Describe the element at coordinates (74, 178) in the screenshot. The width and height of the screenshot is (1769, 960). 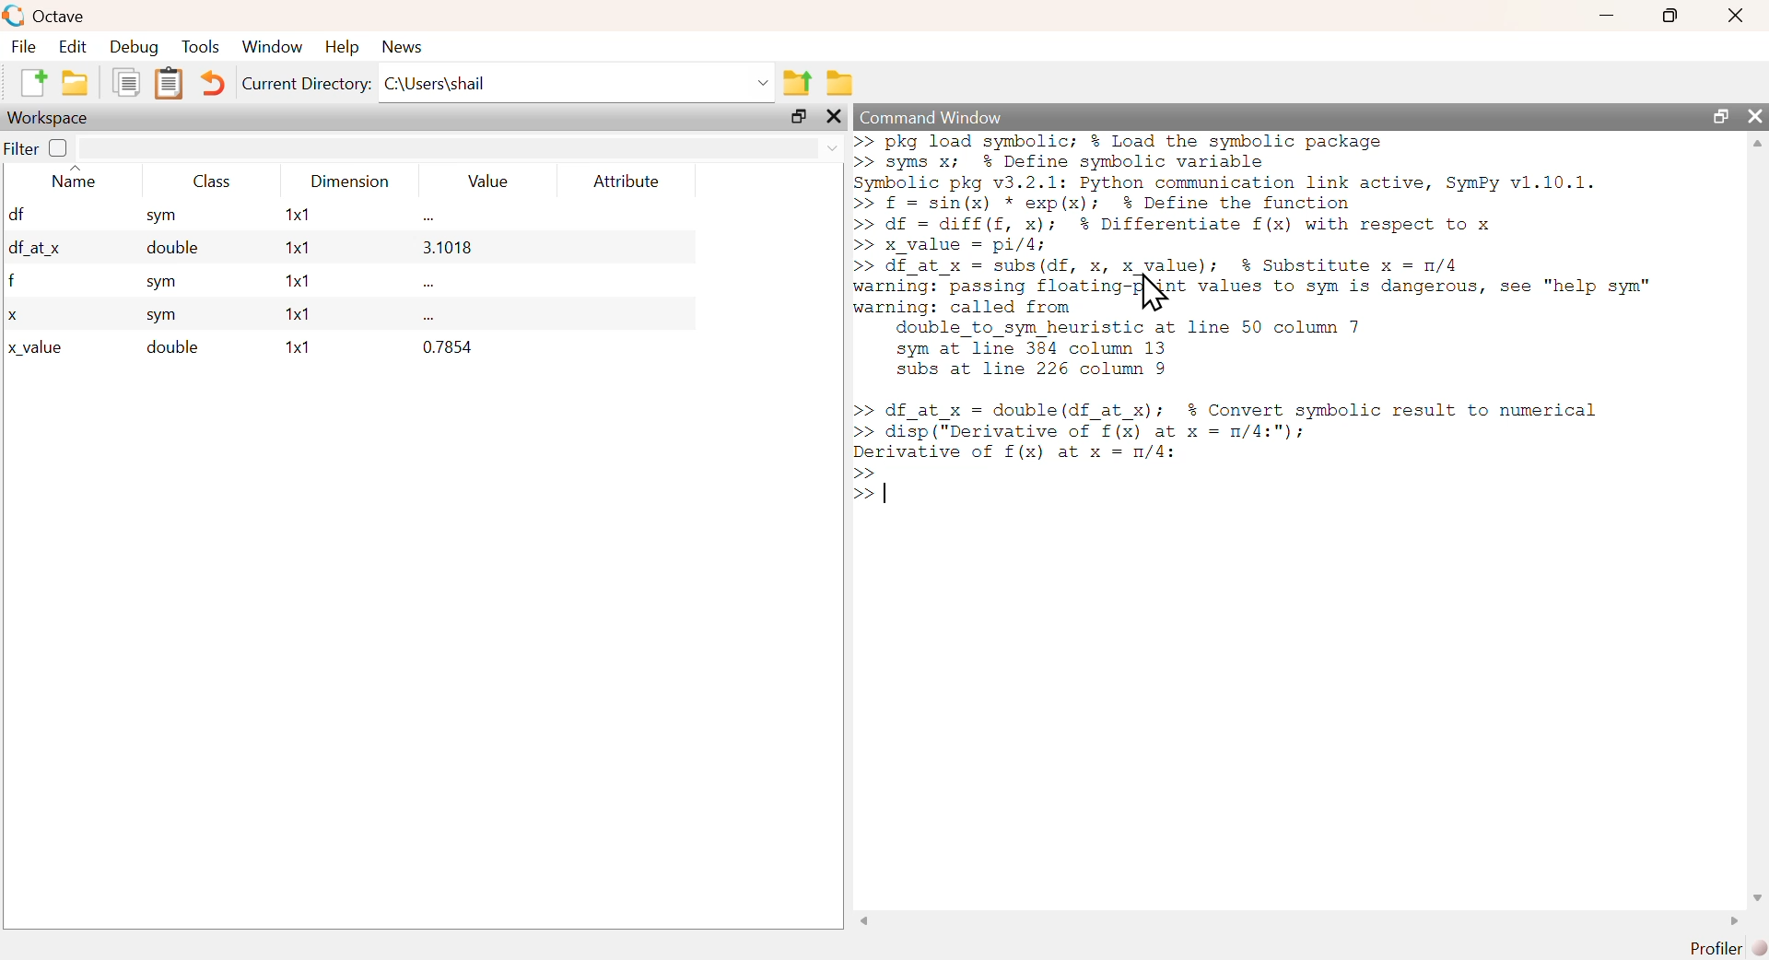
I see `Name` at that location.